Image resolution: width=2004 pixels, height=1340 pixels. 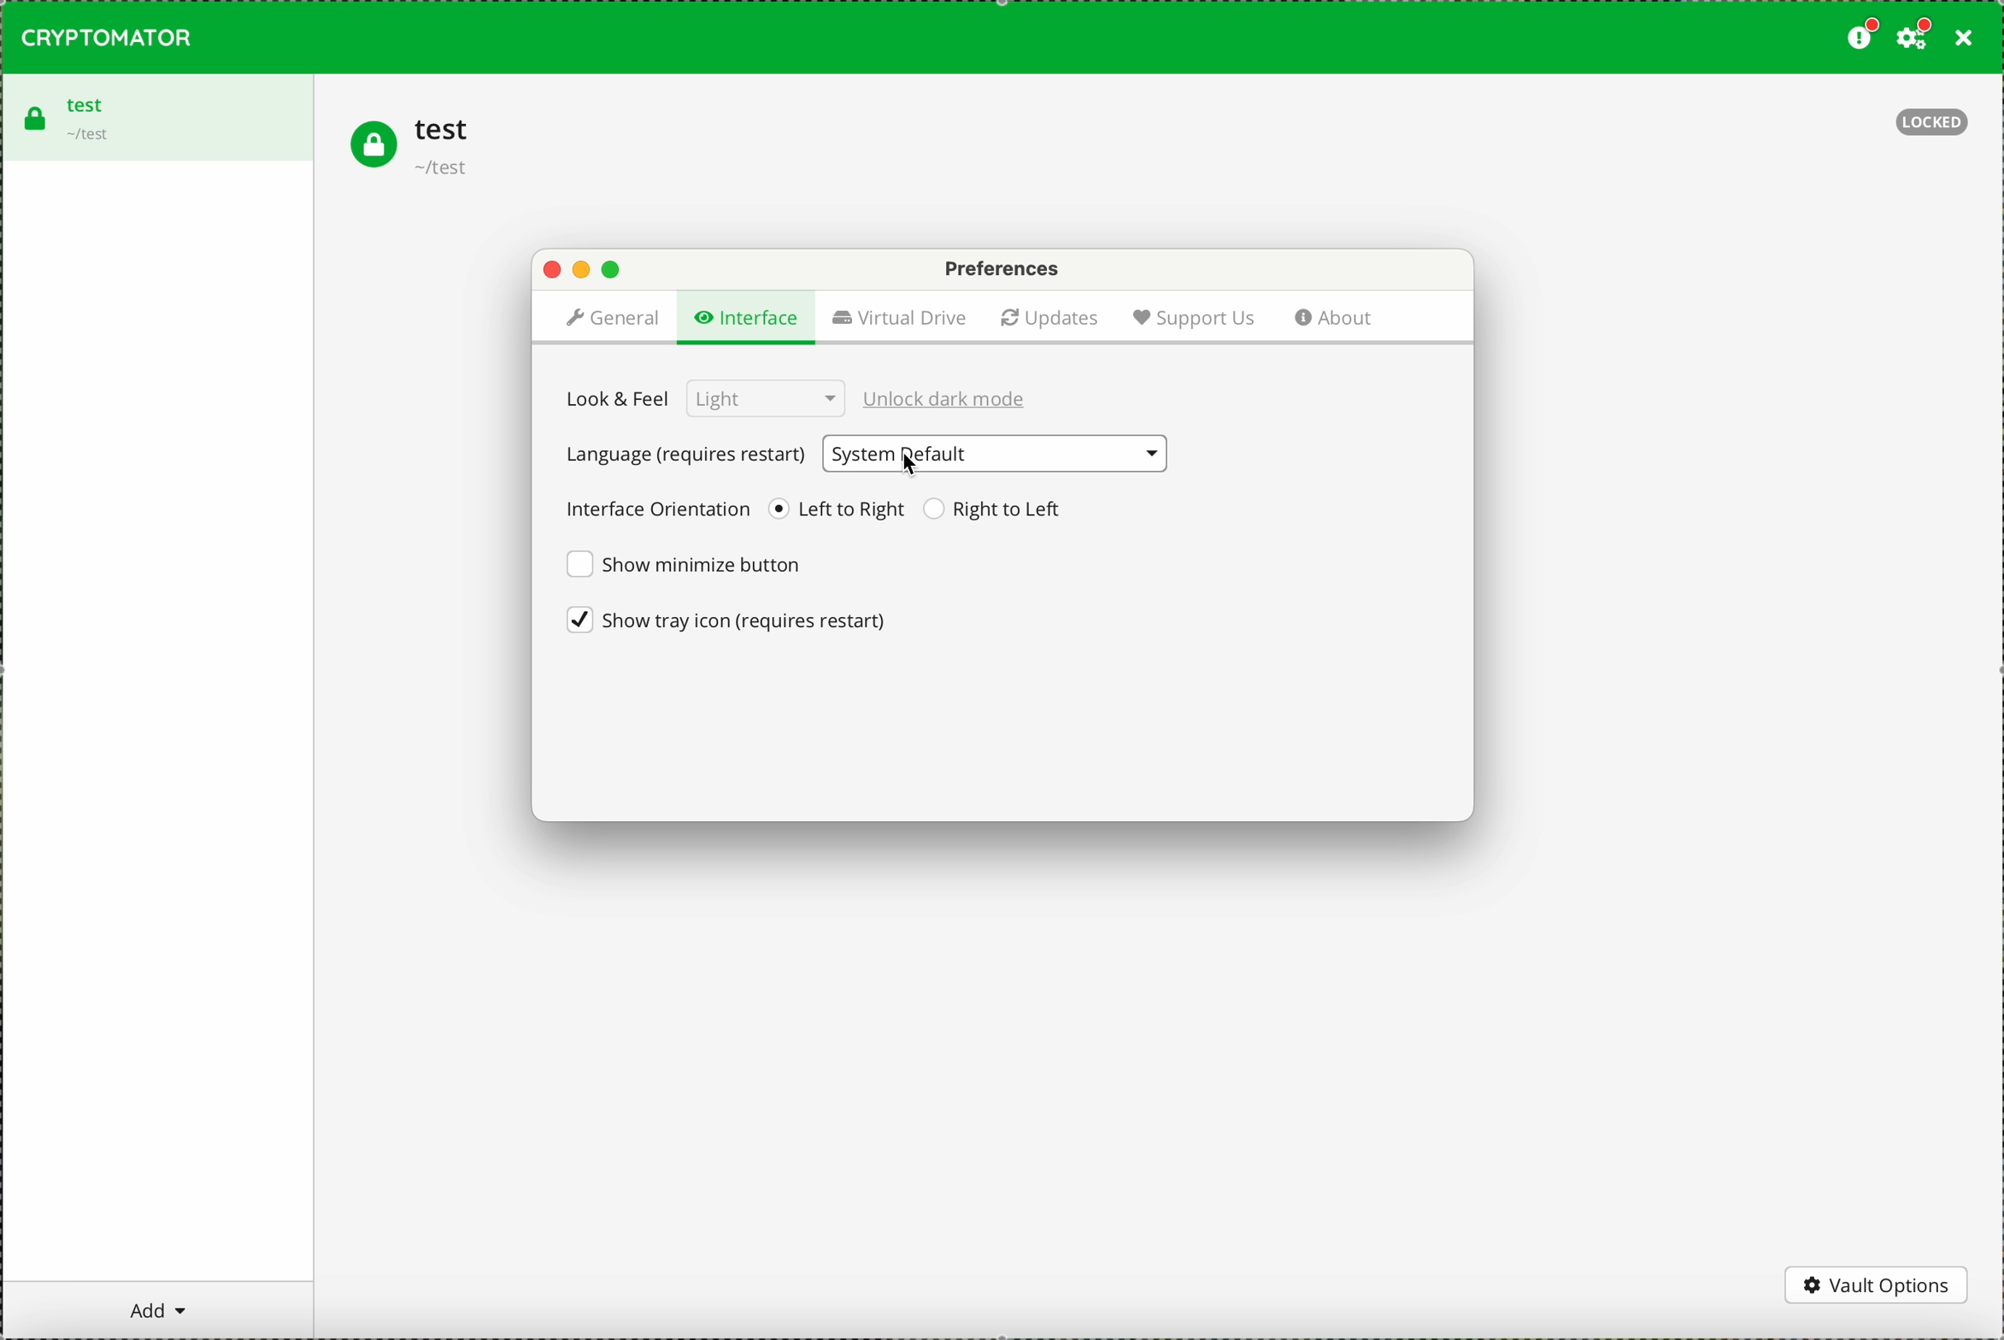 I want to click on support us, so click(x=1195, y=319).